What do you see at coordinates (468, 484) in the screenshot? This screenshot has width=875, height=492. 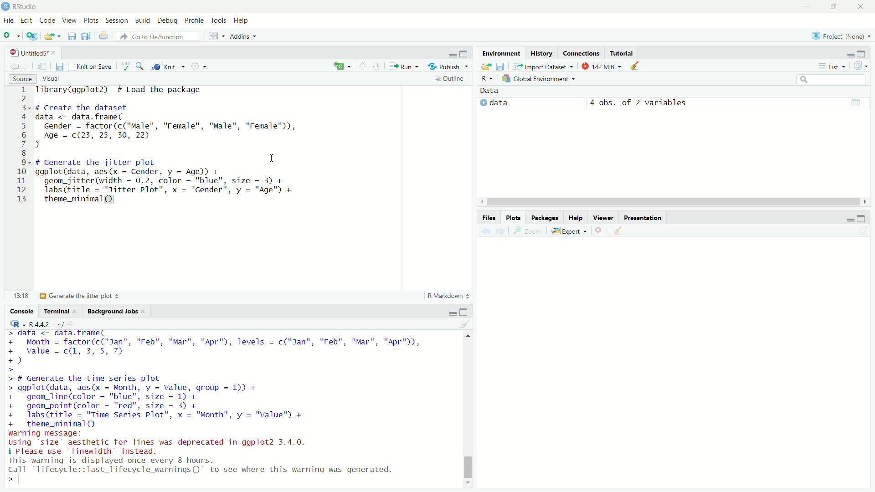 I see `move down ` at bounding box center [468, 484].